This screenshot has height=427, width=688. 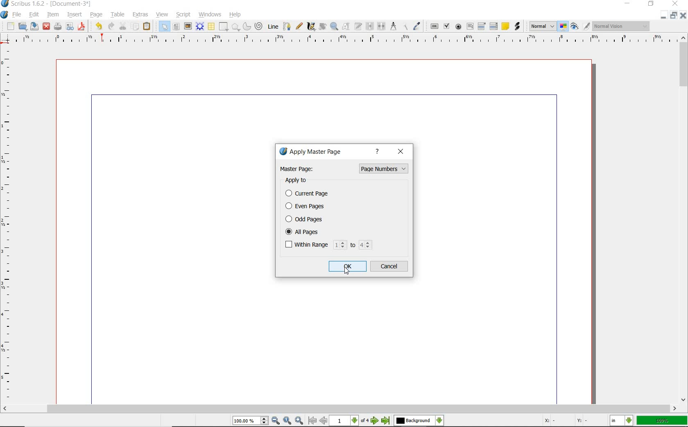 What do you see at coordinates (471, 25) in the screenshot?
I see `pdf text field` at bounding box center [471, 25].